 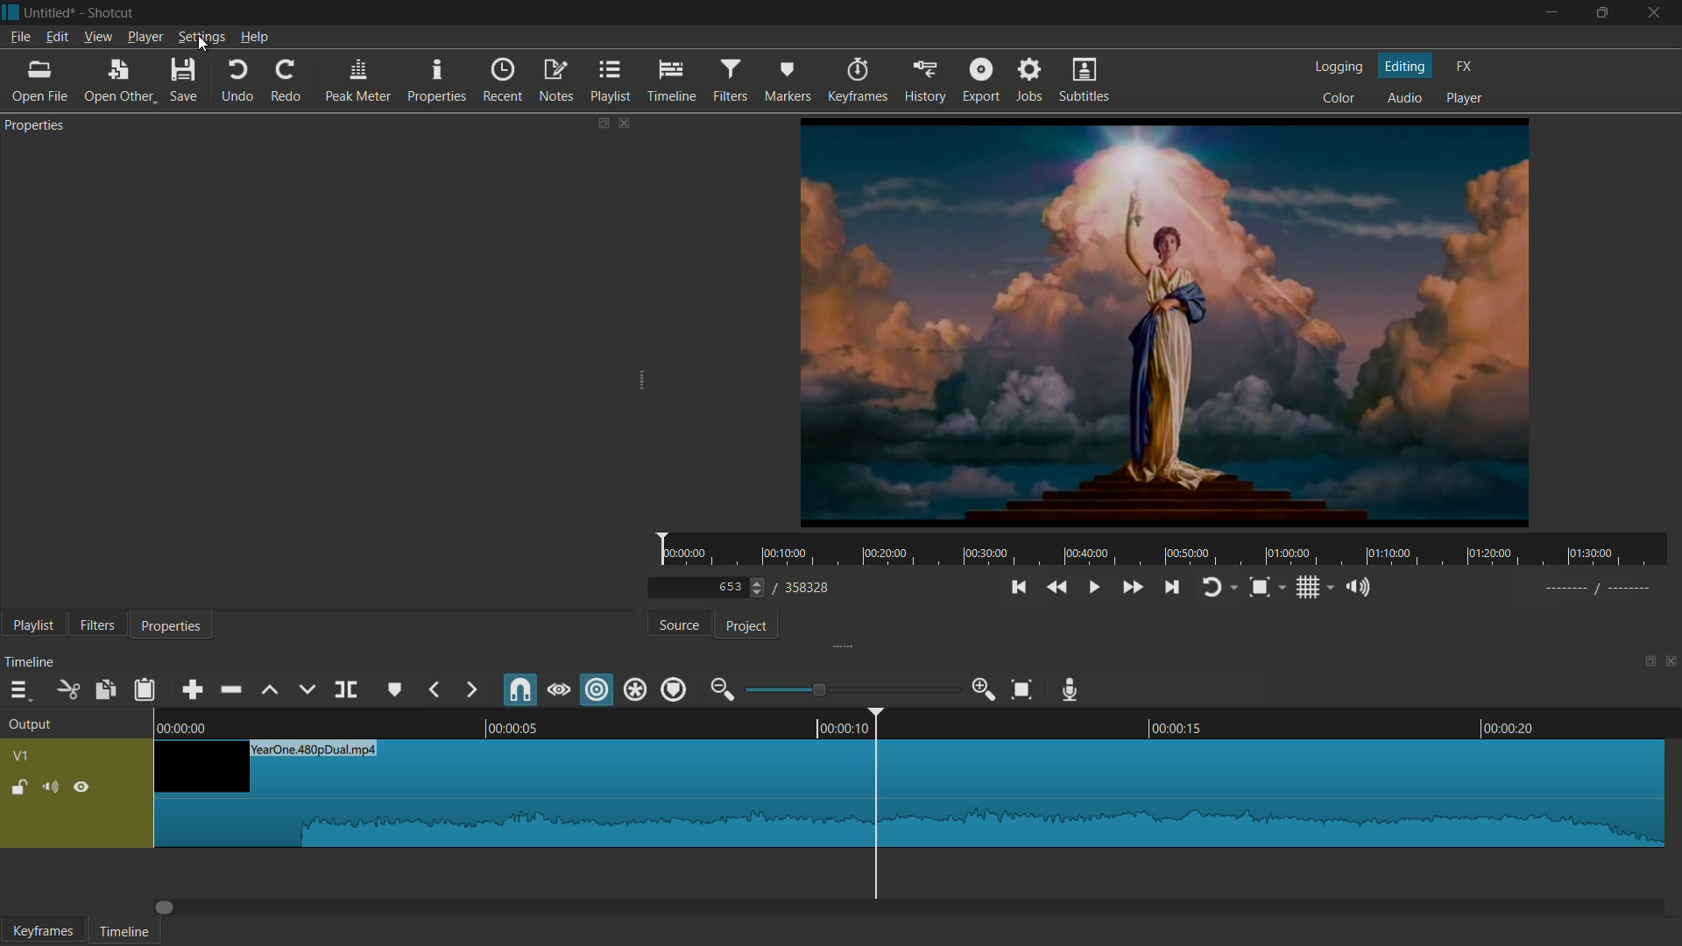 What do you see at coordinates (1338, 67) in the screenshot?
I see `logging` at bounding box center [1338, 67].